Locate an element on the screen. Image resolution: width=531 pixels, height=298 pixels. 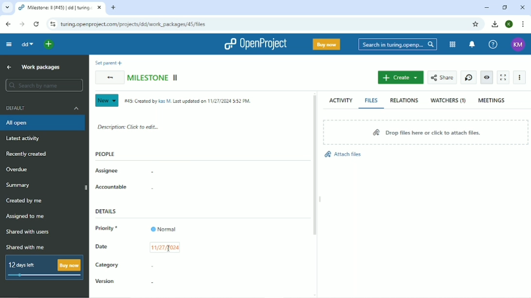
Watchers 1 is located at coordinates (448, 100).